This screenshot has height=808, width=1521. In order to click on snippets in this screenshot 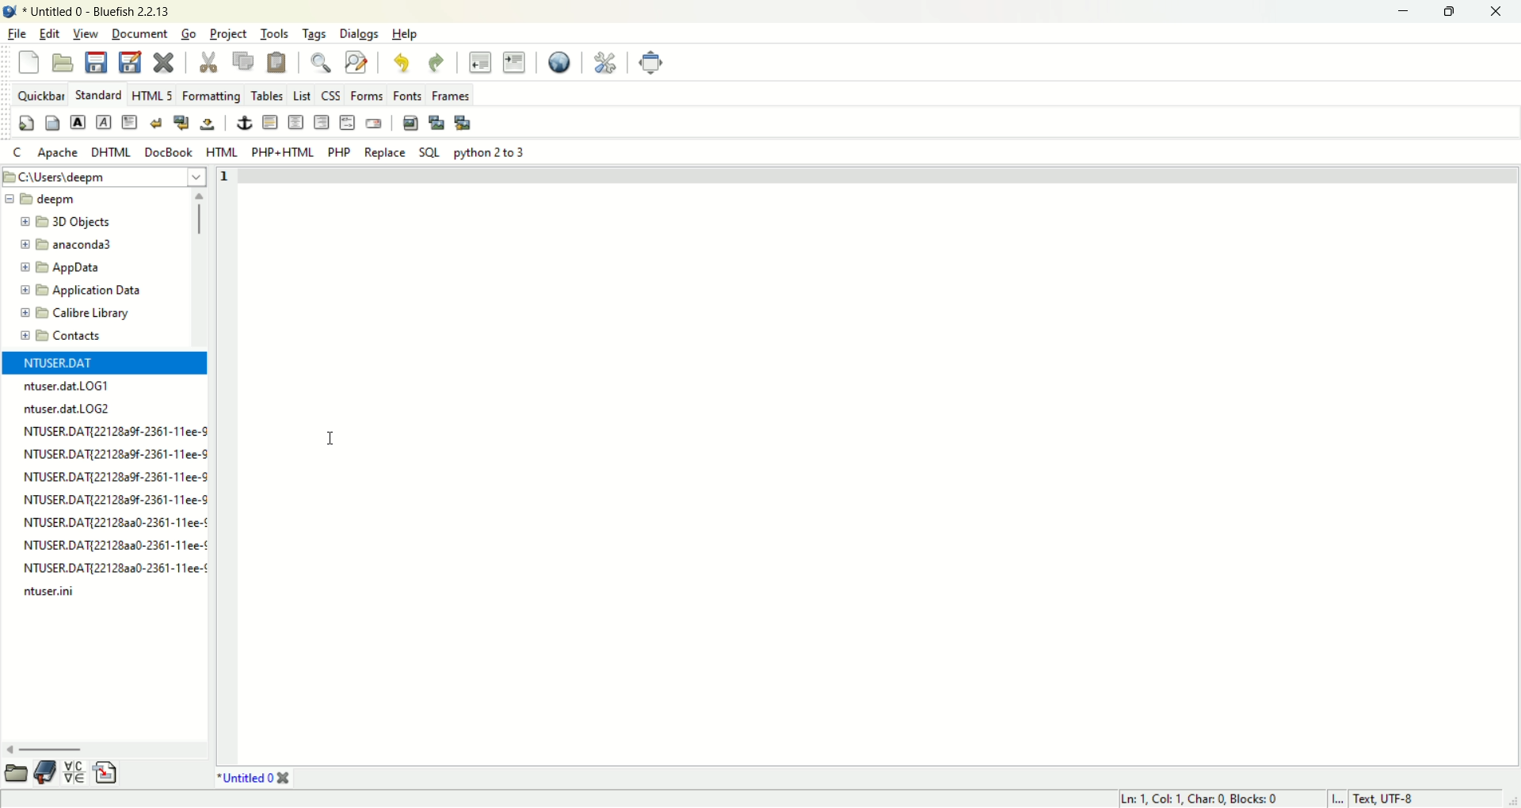, I will do `click(107, 773)`.